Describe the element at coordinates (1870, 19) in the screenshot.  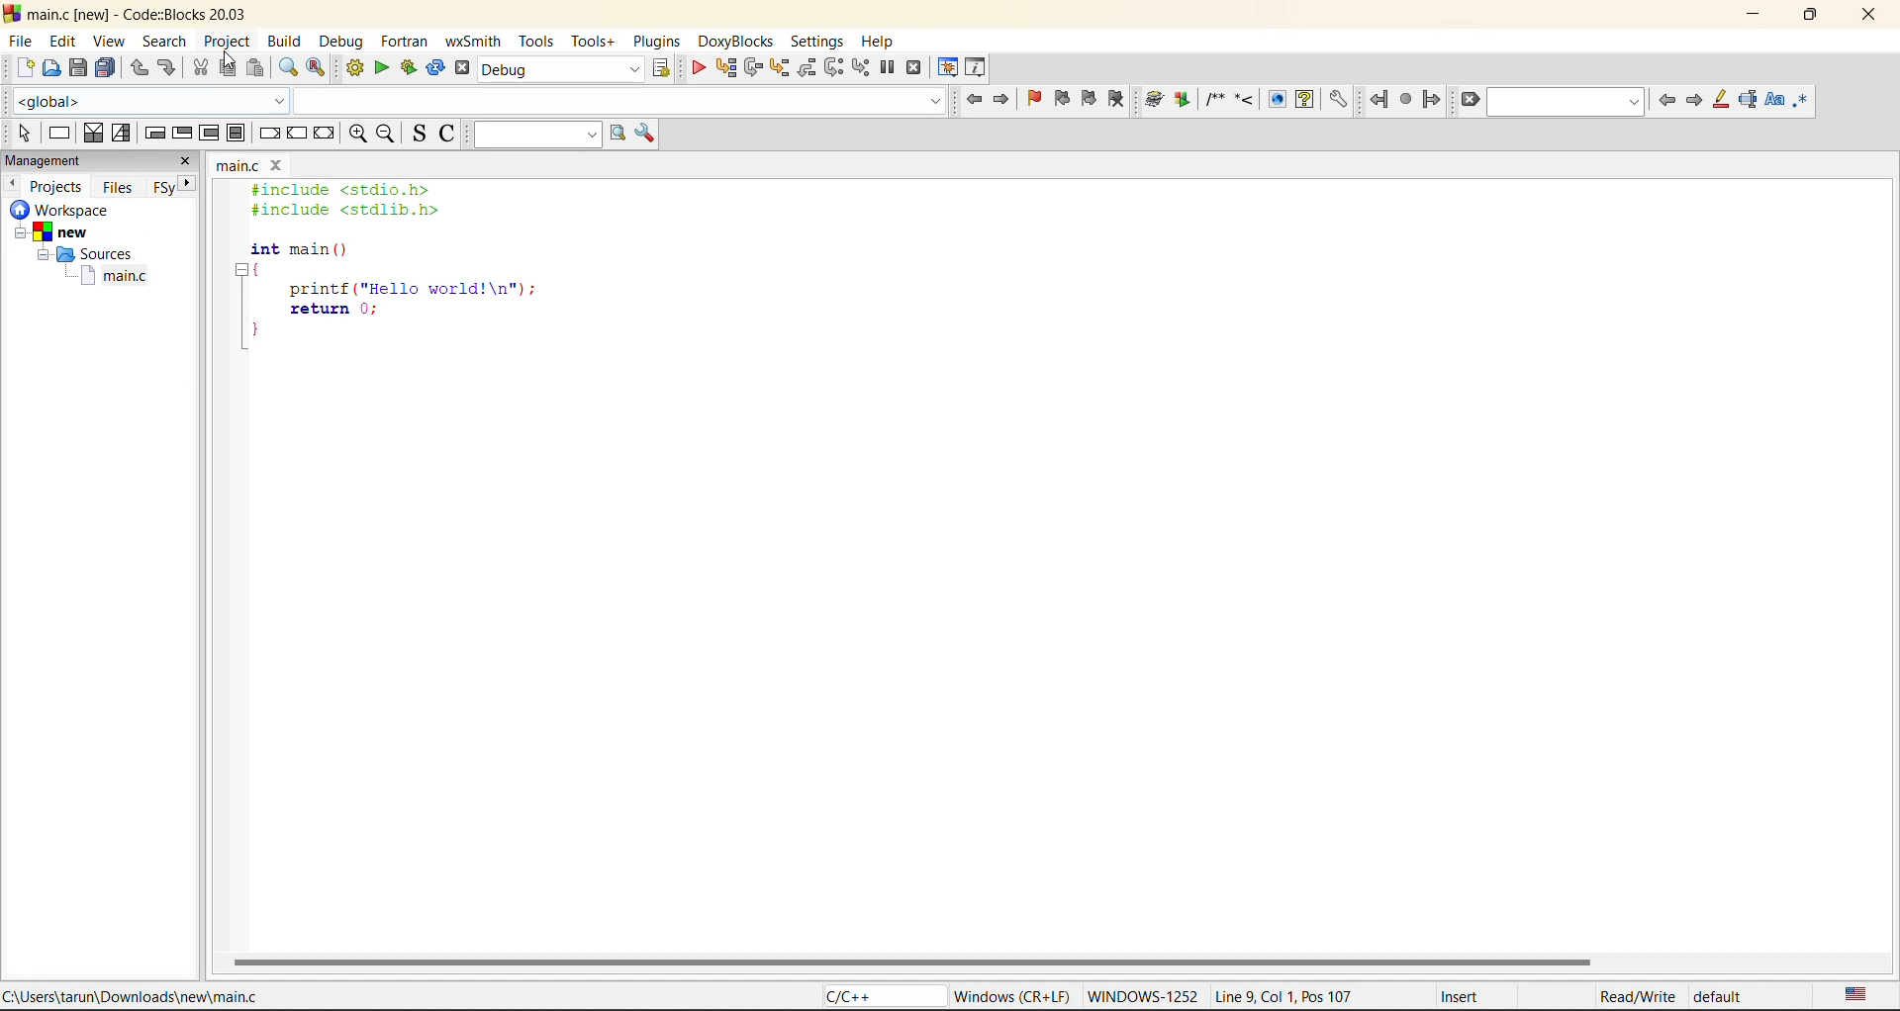
I see `close` at that location.